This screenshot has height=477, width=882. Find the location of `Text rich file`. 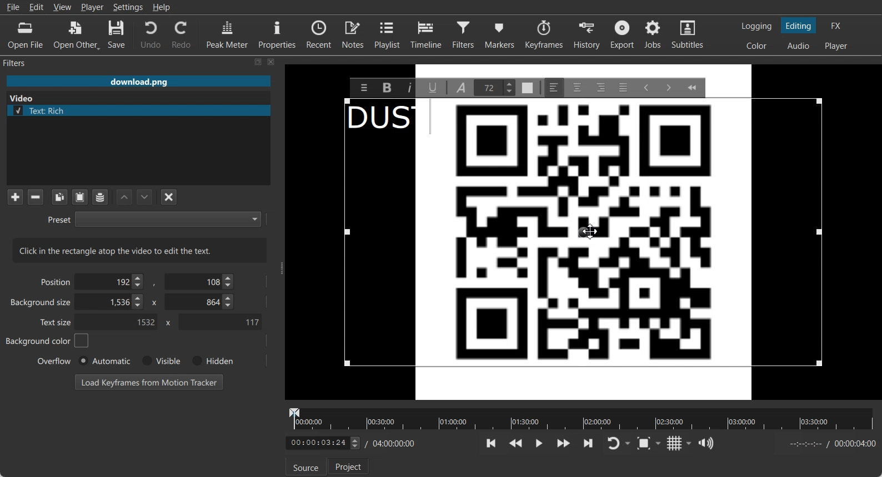

Text rich file is located at coordinates (143, 110).